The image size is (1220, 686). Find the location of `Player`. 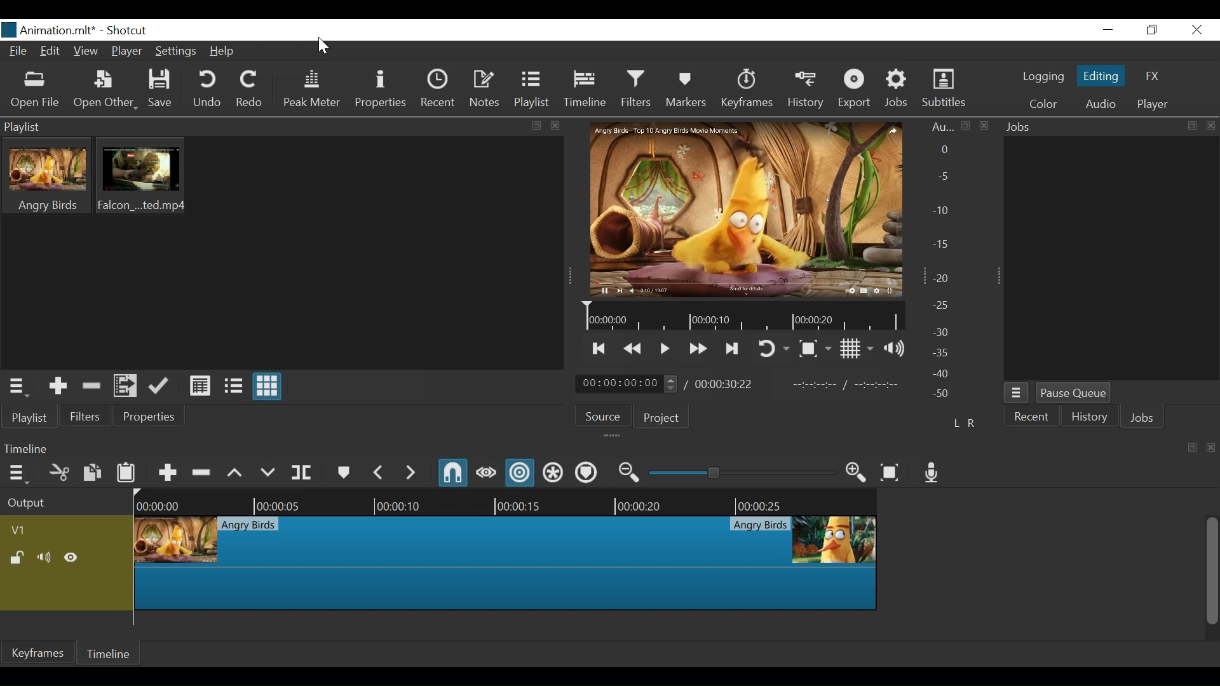

Player is located at coordinates (125, 50).